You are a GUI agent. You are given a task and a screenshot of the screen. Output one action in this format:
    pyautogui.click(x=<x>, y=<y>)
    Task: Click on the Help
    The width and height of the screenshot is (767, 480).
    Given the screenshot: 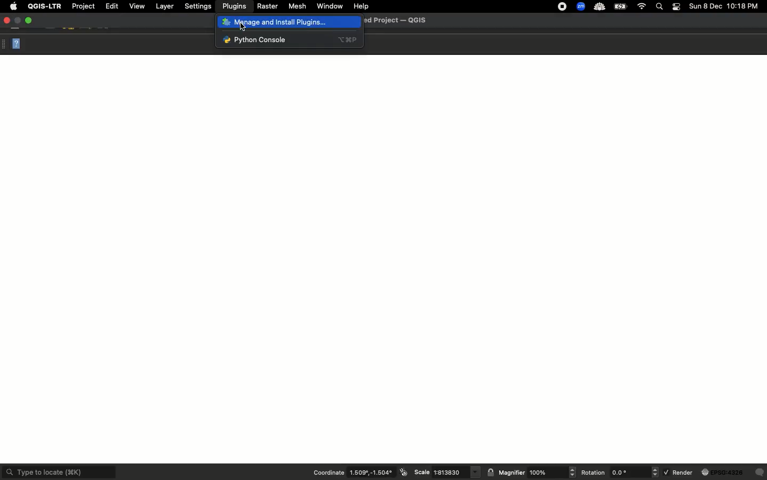 What is the action you would take?
    pyautogui.click(x=13, y=44)
    